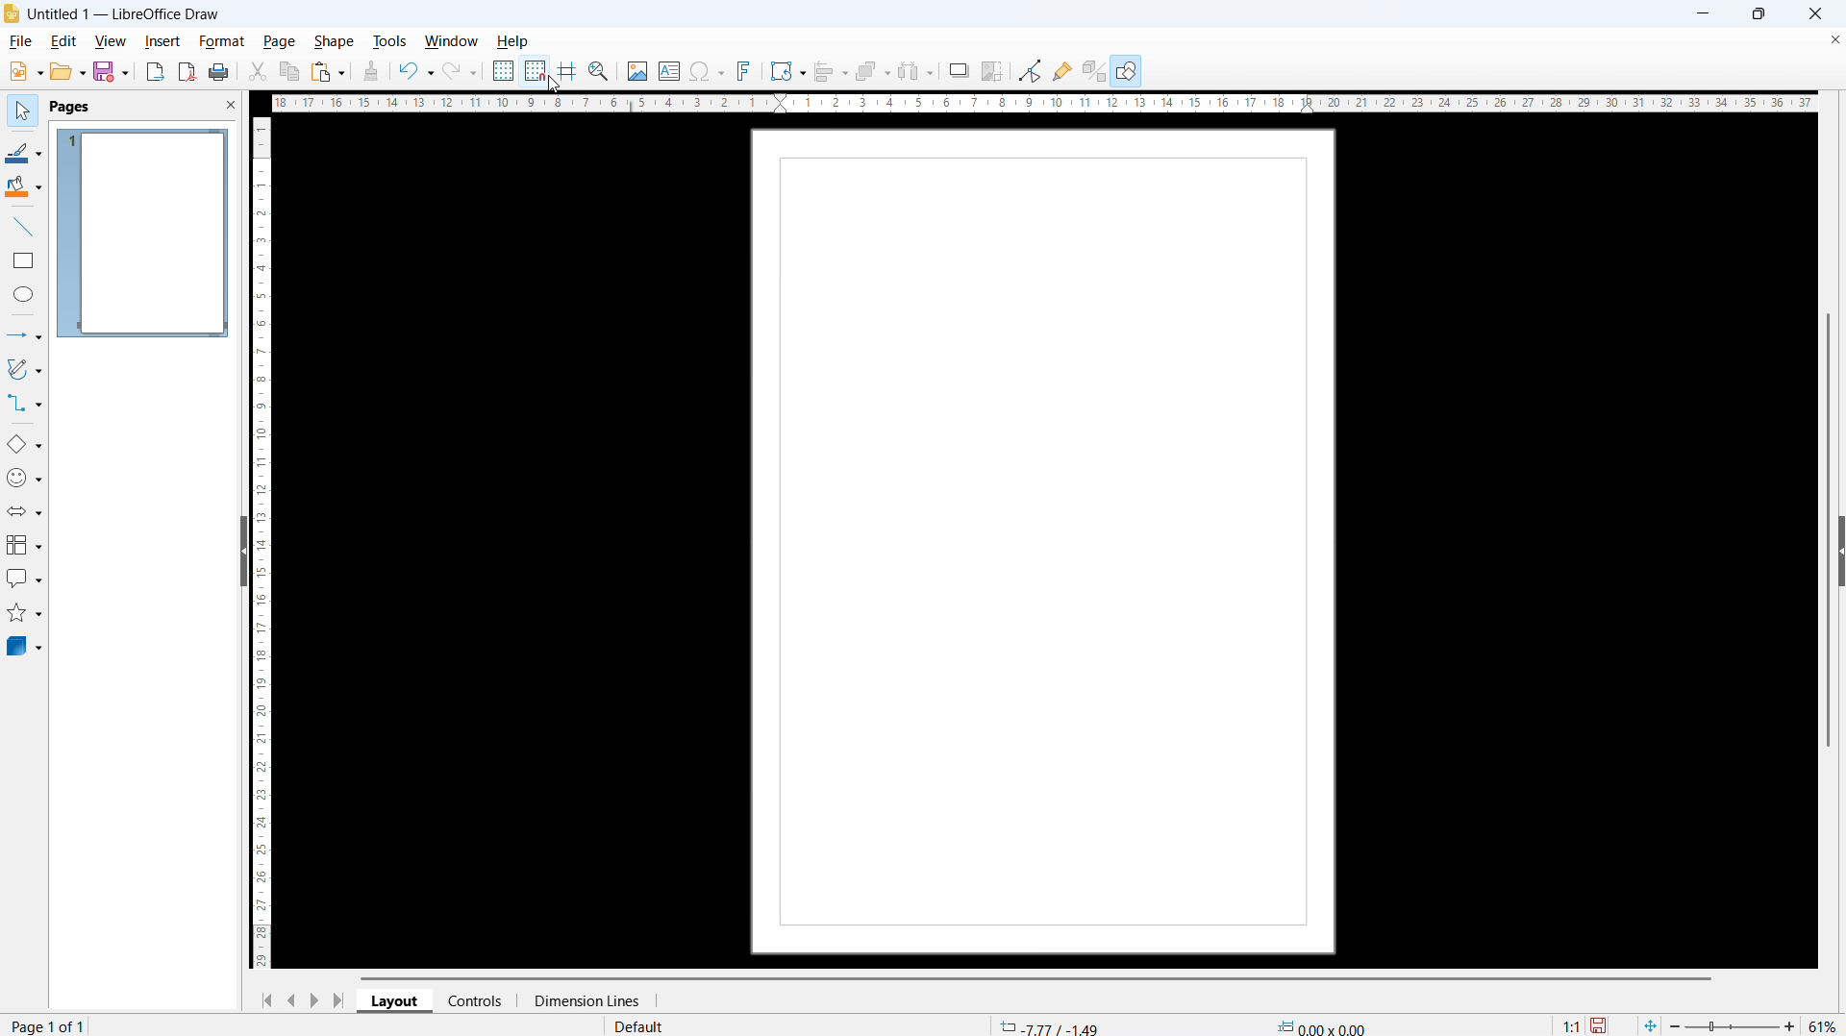 This screenshot has height=1036, width=1846. Describe the element at coordinates (143, 234) in the screenshot. I see `page 1` at that location.